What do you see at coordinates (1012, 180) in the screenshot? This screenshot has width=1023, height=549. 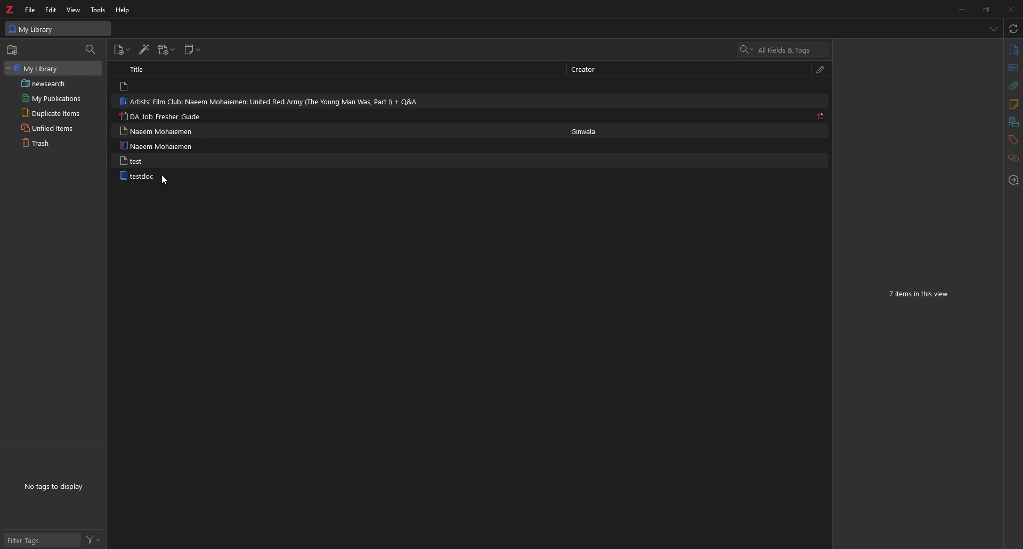 I see `locate` at bounding box center [1012, 180].